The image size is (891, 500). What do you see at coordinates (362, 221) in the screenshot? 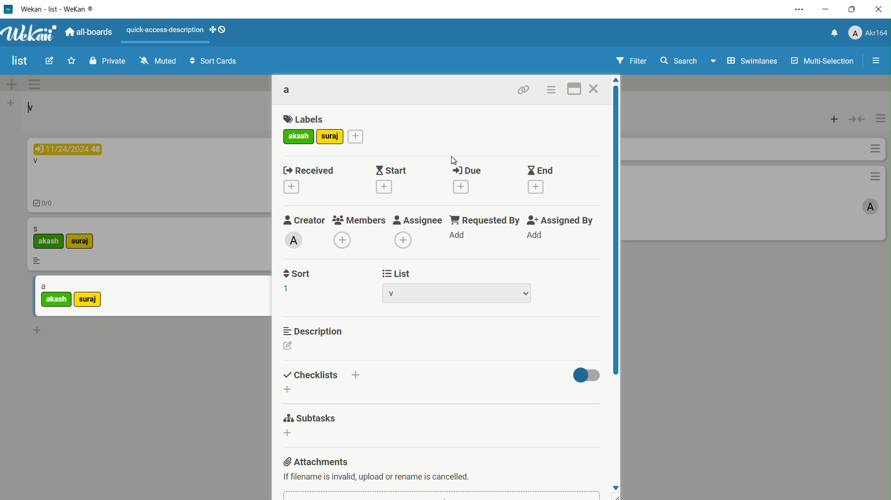
I see `members` at bounding box center [362, 221].